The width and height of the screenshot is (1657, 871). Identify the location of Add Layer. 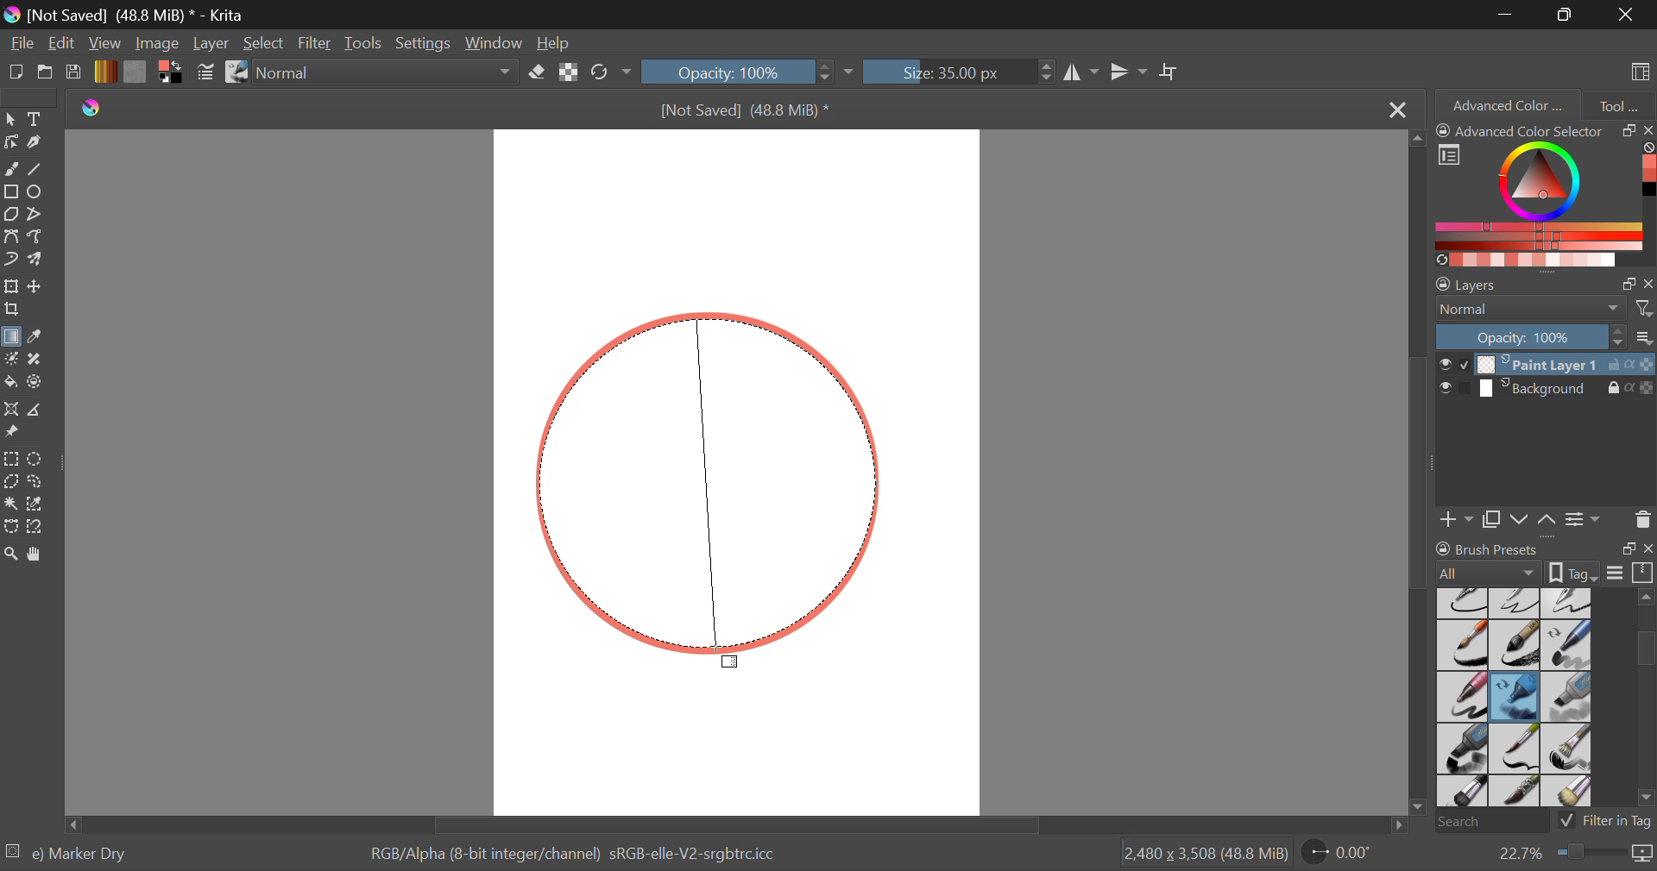
(1457, 517).